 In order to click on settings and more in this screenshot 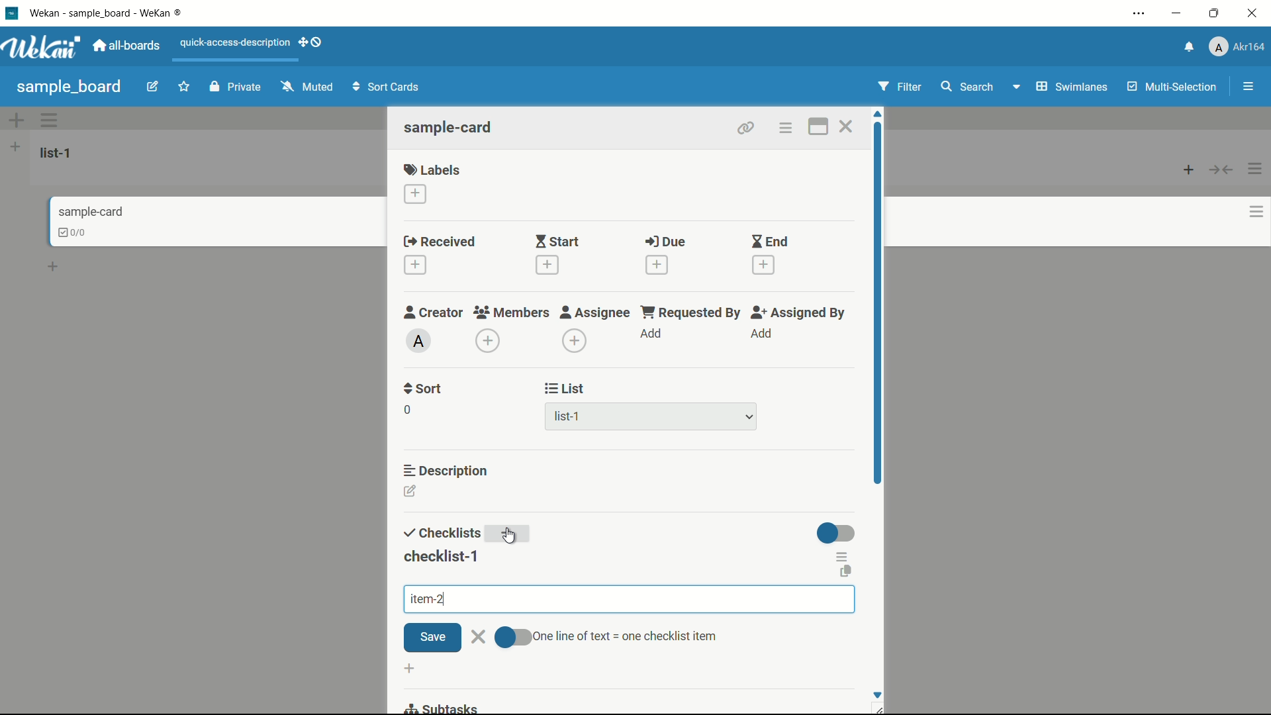, I will do `click(1141, 15)`.